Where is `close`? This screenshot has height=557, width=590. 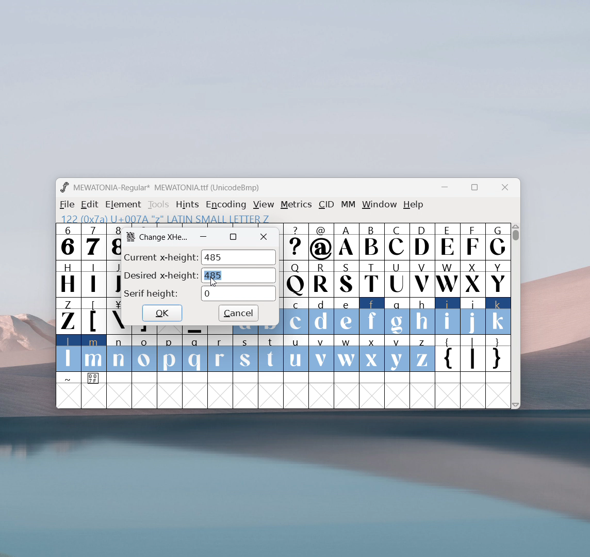 close is located at coordinates (505, 188).